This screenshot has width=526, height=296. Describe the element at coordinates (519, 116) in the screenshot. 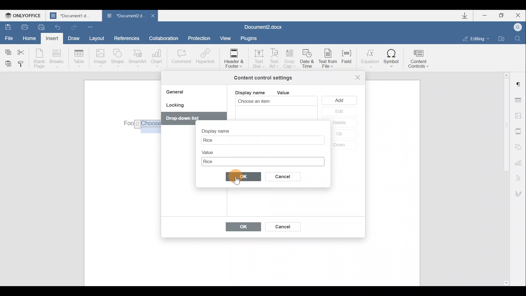

I see `Image settings` at that location.